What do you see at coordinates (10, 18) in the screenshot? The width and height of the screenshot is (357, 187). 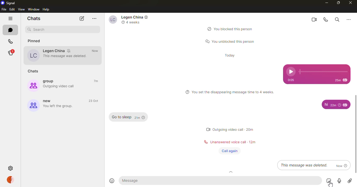 I see `hide tabs` at bounding box center [10, 18].